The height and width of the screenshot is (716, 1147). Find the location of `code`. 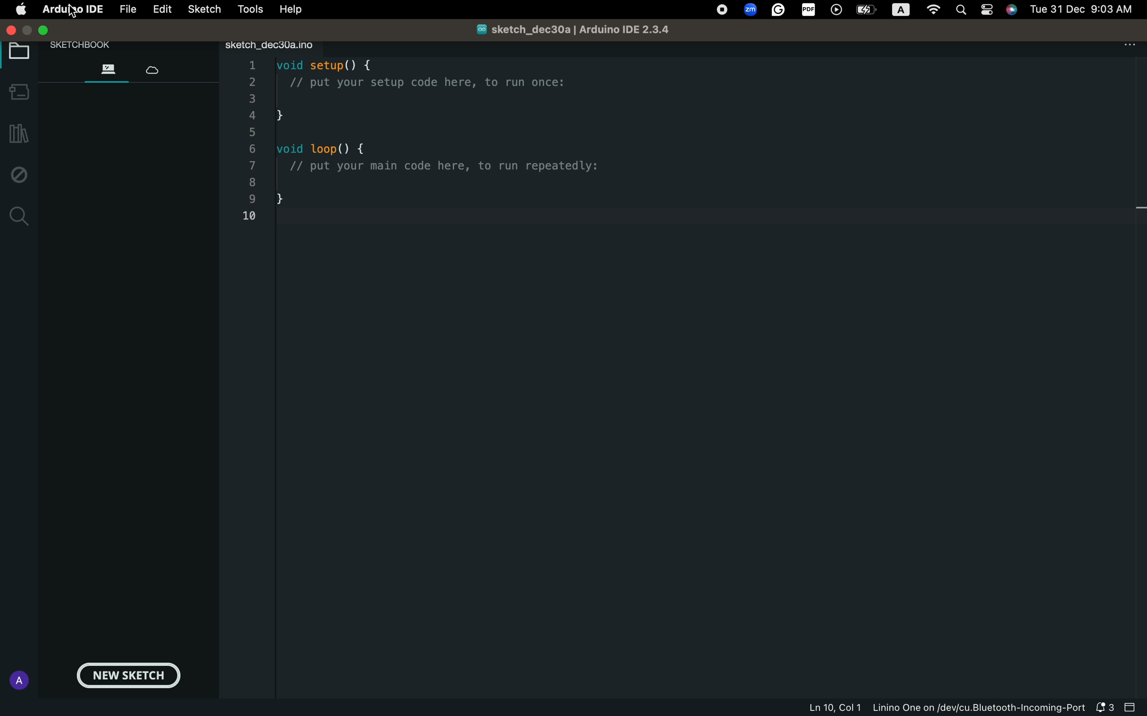

code is located at coordinates (443, 149).